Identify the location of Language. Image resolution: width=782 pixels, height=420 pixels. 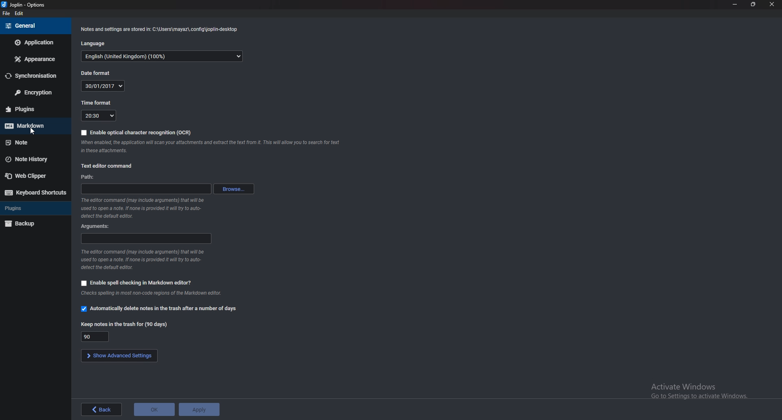
(162, 57).